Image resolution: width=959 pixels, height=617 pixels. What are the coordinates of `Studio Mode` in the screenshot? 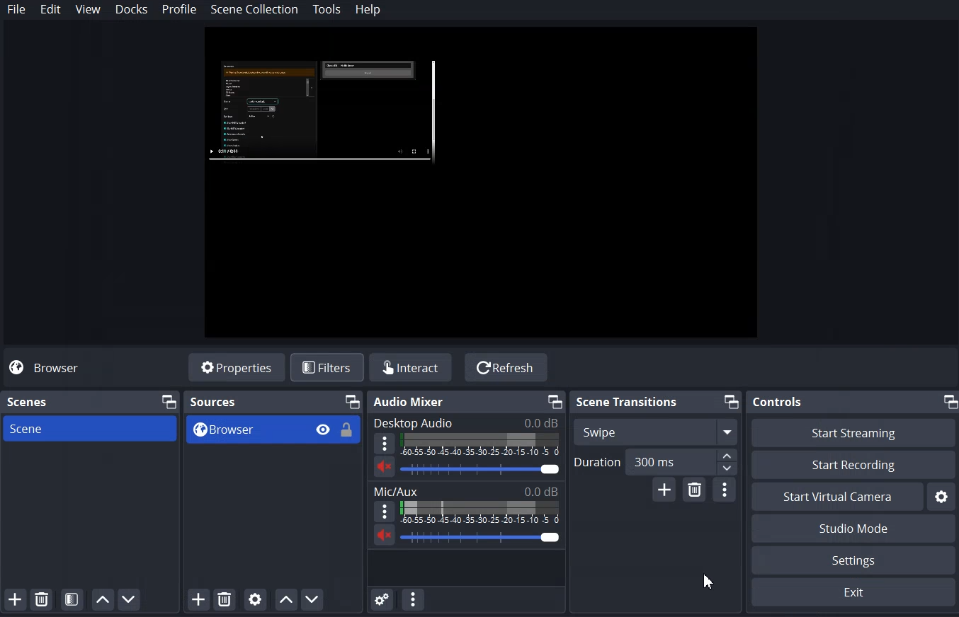 It's located at (855, 529).